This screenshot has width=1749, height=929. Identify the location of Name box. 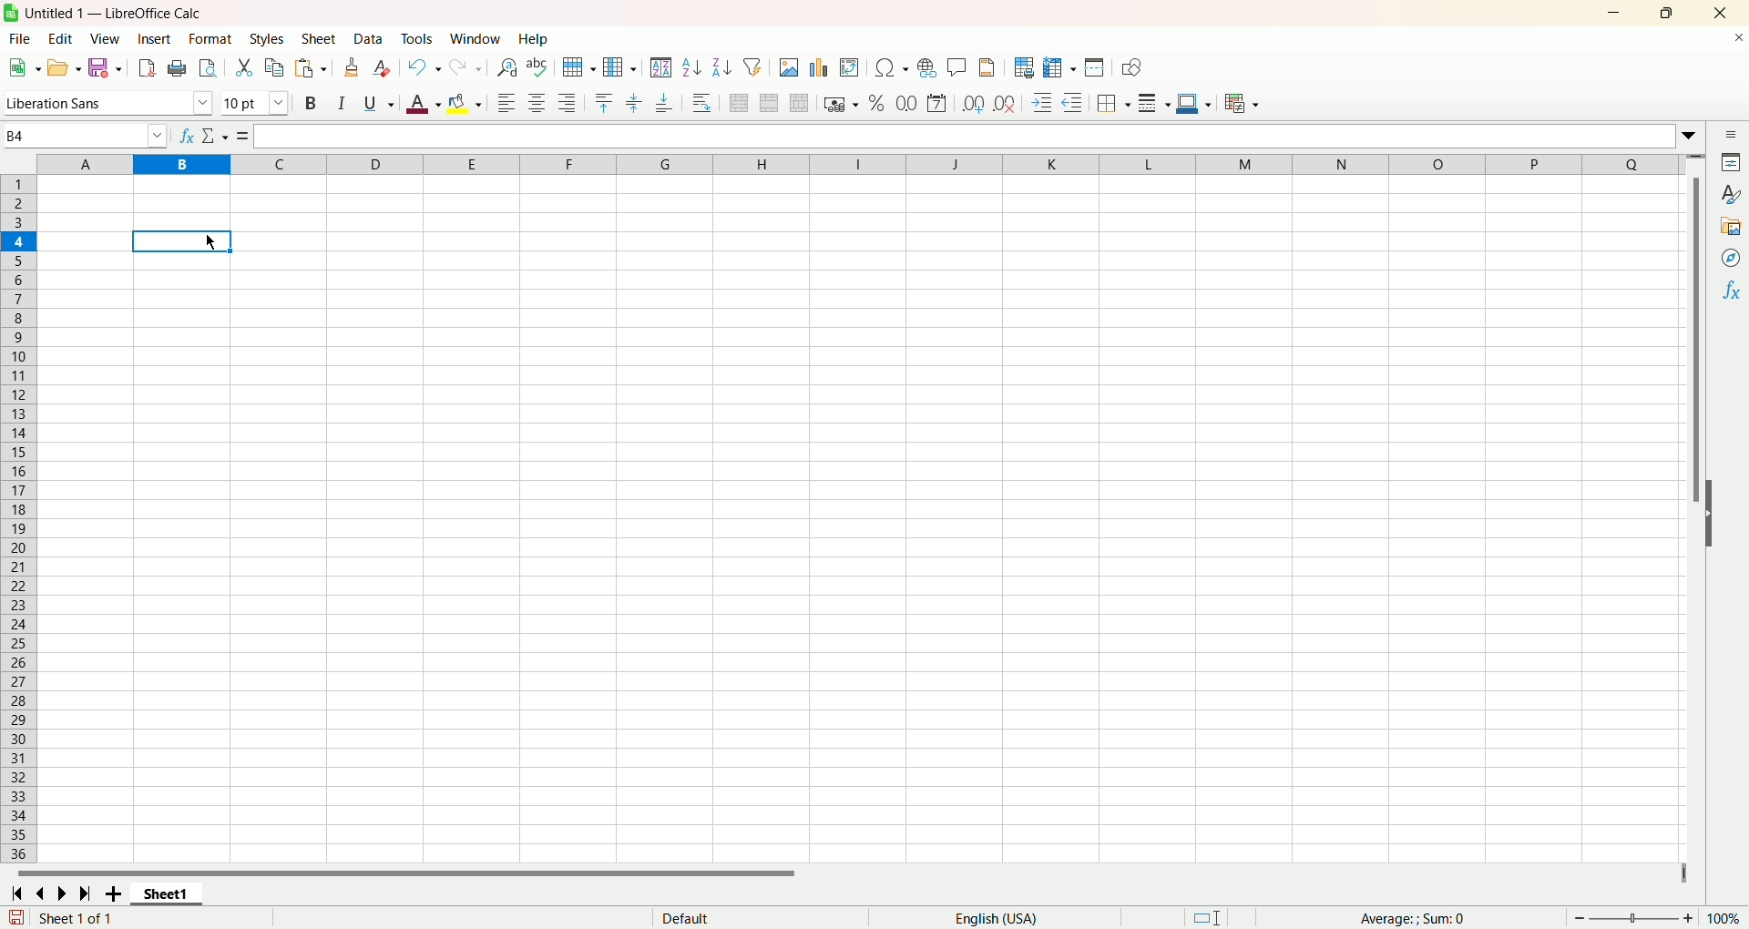
(84, 135).